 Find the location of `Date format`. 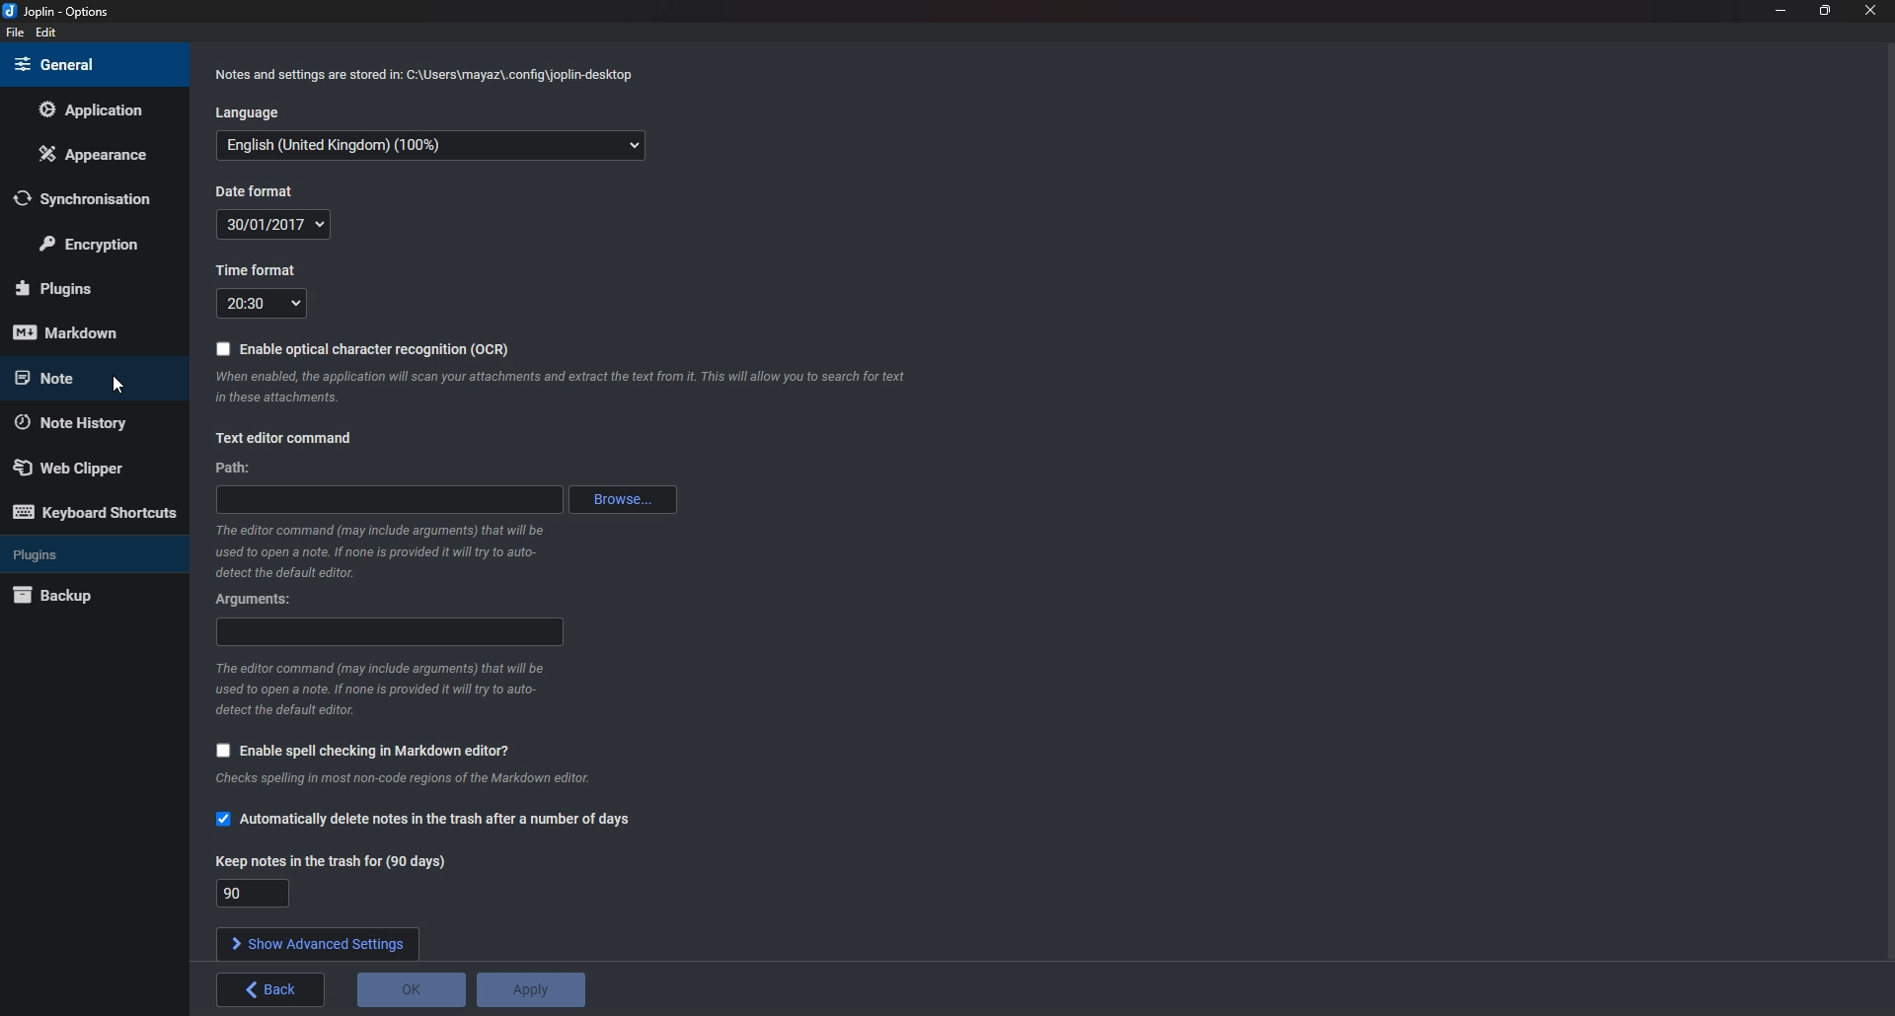

Date format is located at coordinates (266, 190).